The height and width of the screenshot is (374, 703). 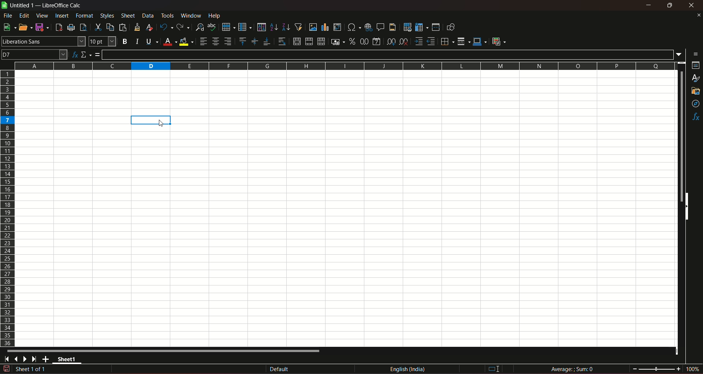 I want to click on align bottom, so click(x=266, y=41).